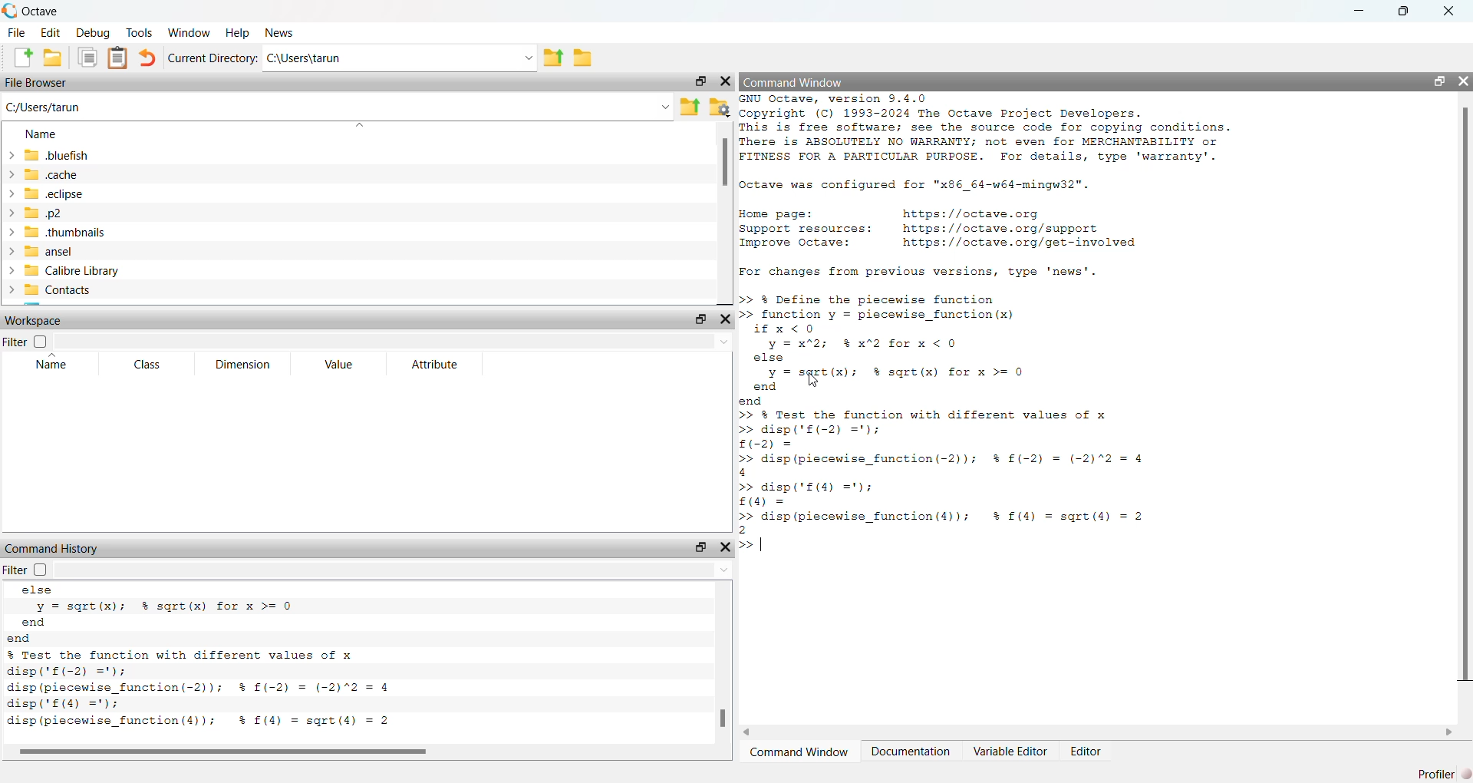 The height and width of the screenshot is (783, 1473). I want to click on Edit, so click(51, 33).